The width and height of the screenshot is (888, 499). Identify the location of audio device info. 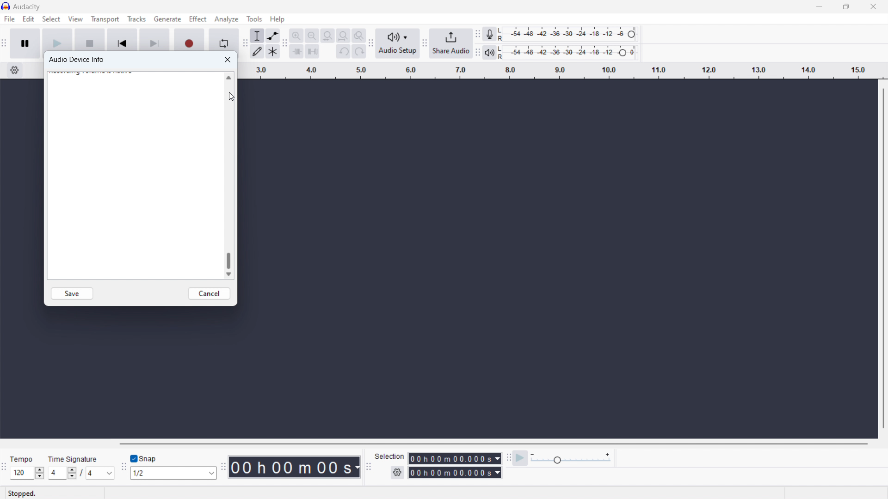
(78, 60).